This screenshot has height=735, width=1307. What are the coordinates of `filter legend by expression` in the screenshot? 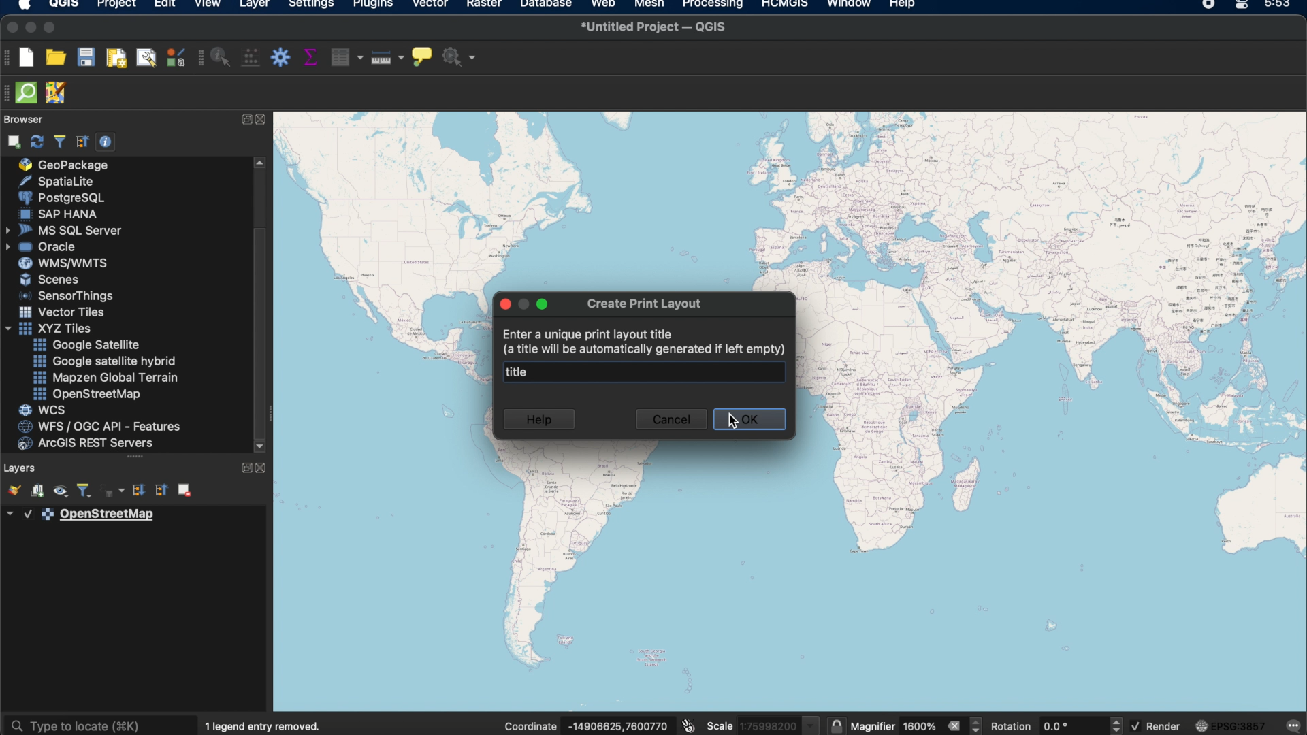 It's located at (112, 491).